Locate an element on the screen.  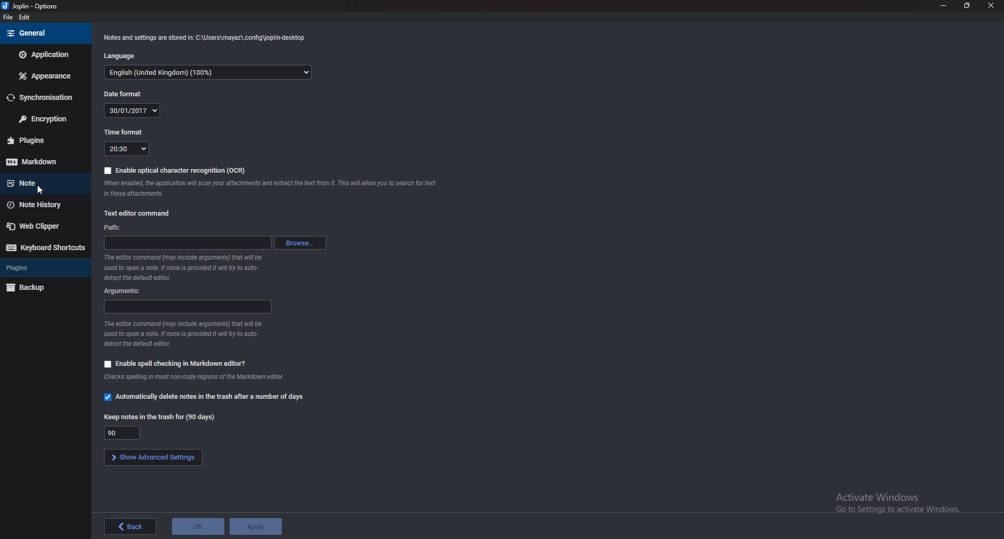
Keep notes in the trash for is located at coordinates (159, 417).